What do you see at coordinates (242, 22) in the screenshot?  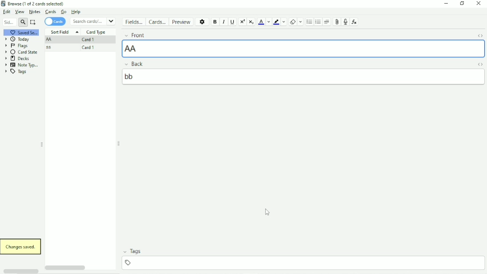 I see `Superscript` at bounding box center [242, 22].